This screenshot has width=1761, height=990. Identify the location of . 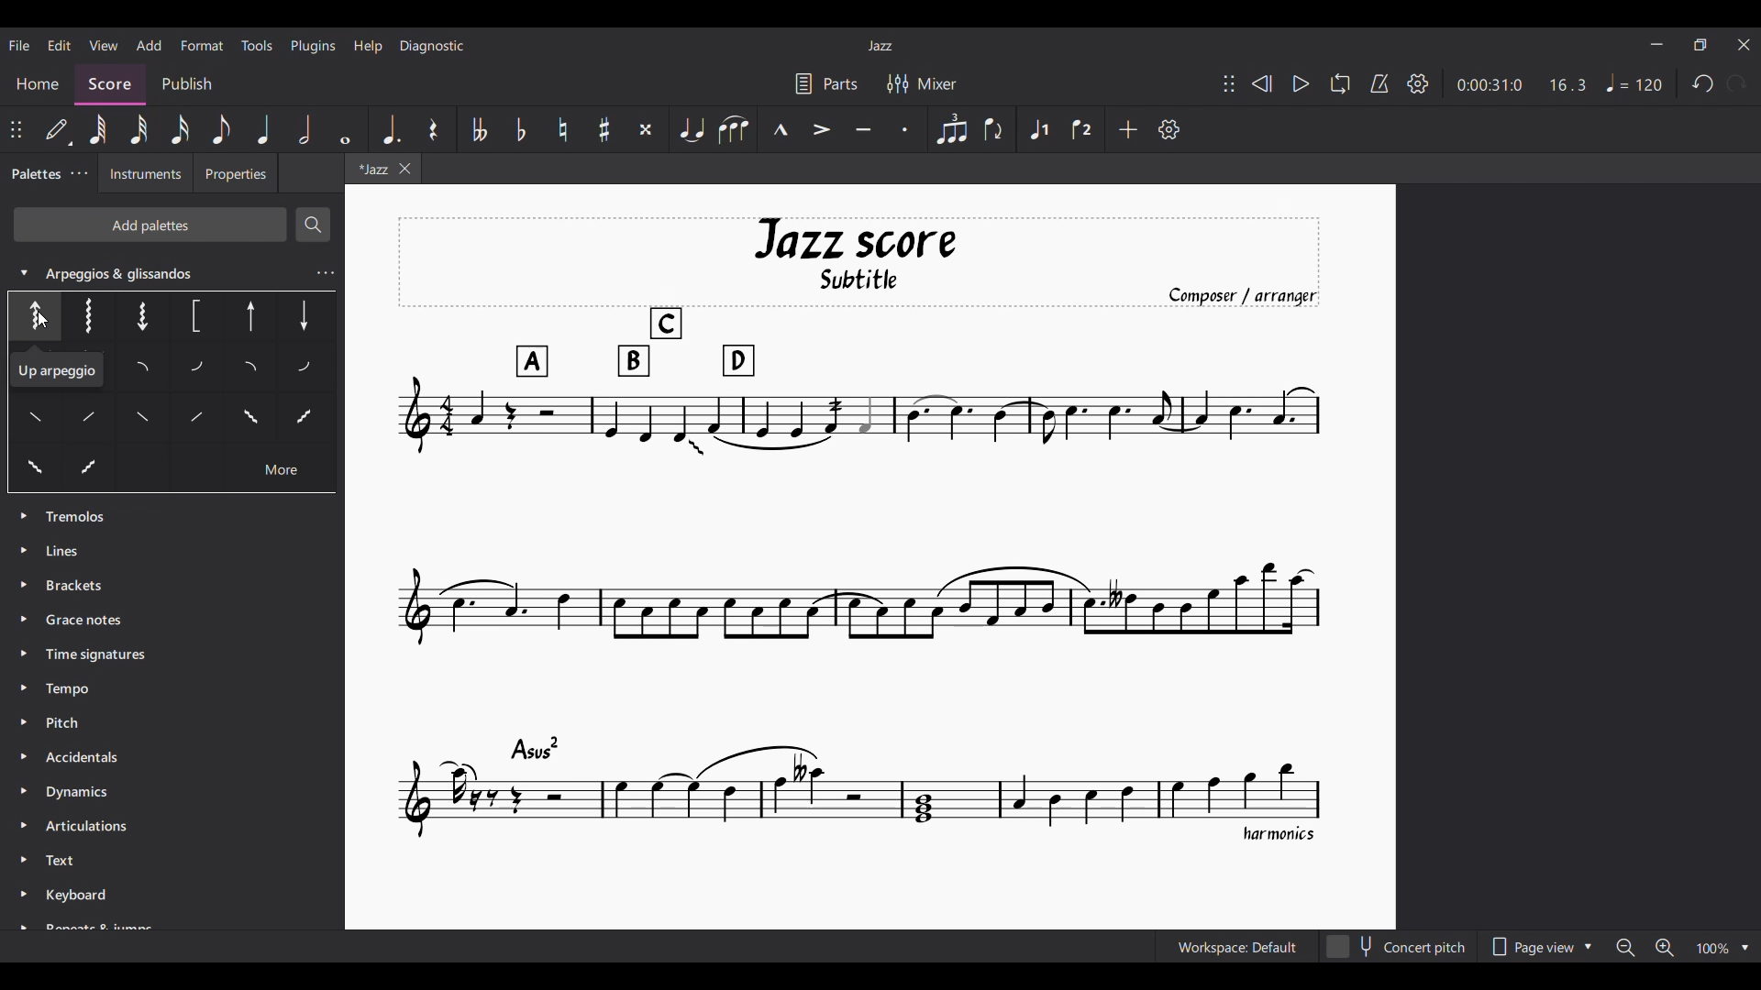
(307, 420).